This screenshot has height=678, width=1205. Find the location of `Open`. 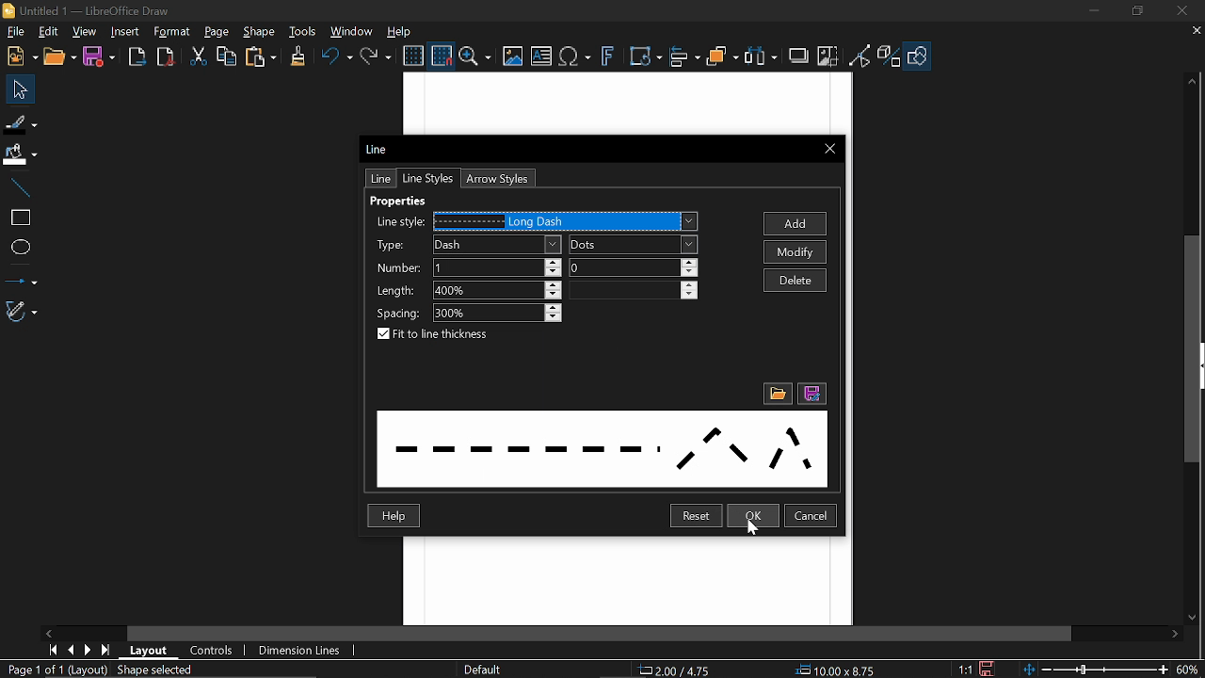

Open is located at coordinates (58, 57).